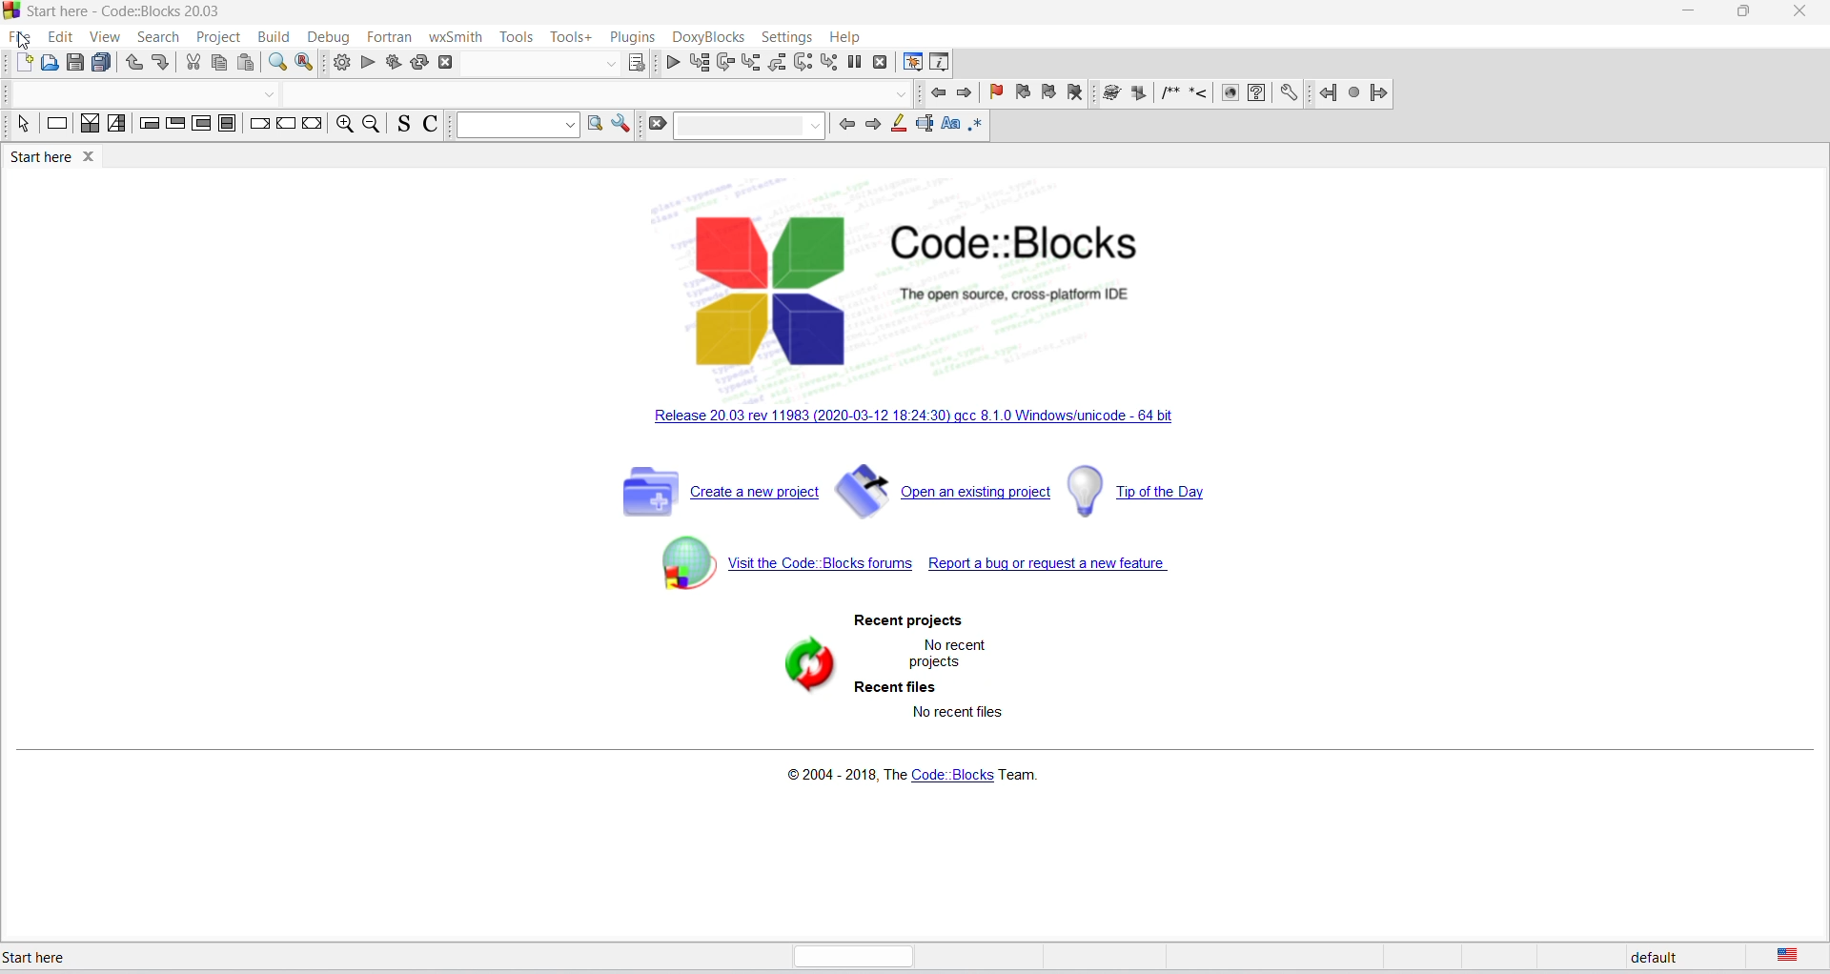  What do you see at coordinates (1049, 94) in the screenshot?
I see `next bookmark` at bounding box center [1049, 94].